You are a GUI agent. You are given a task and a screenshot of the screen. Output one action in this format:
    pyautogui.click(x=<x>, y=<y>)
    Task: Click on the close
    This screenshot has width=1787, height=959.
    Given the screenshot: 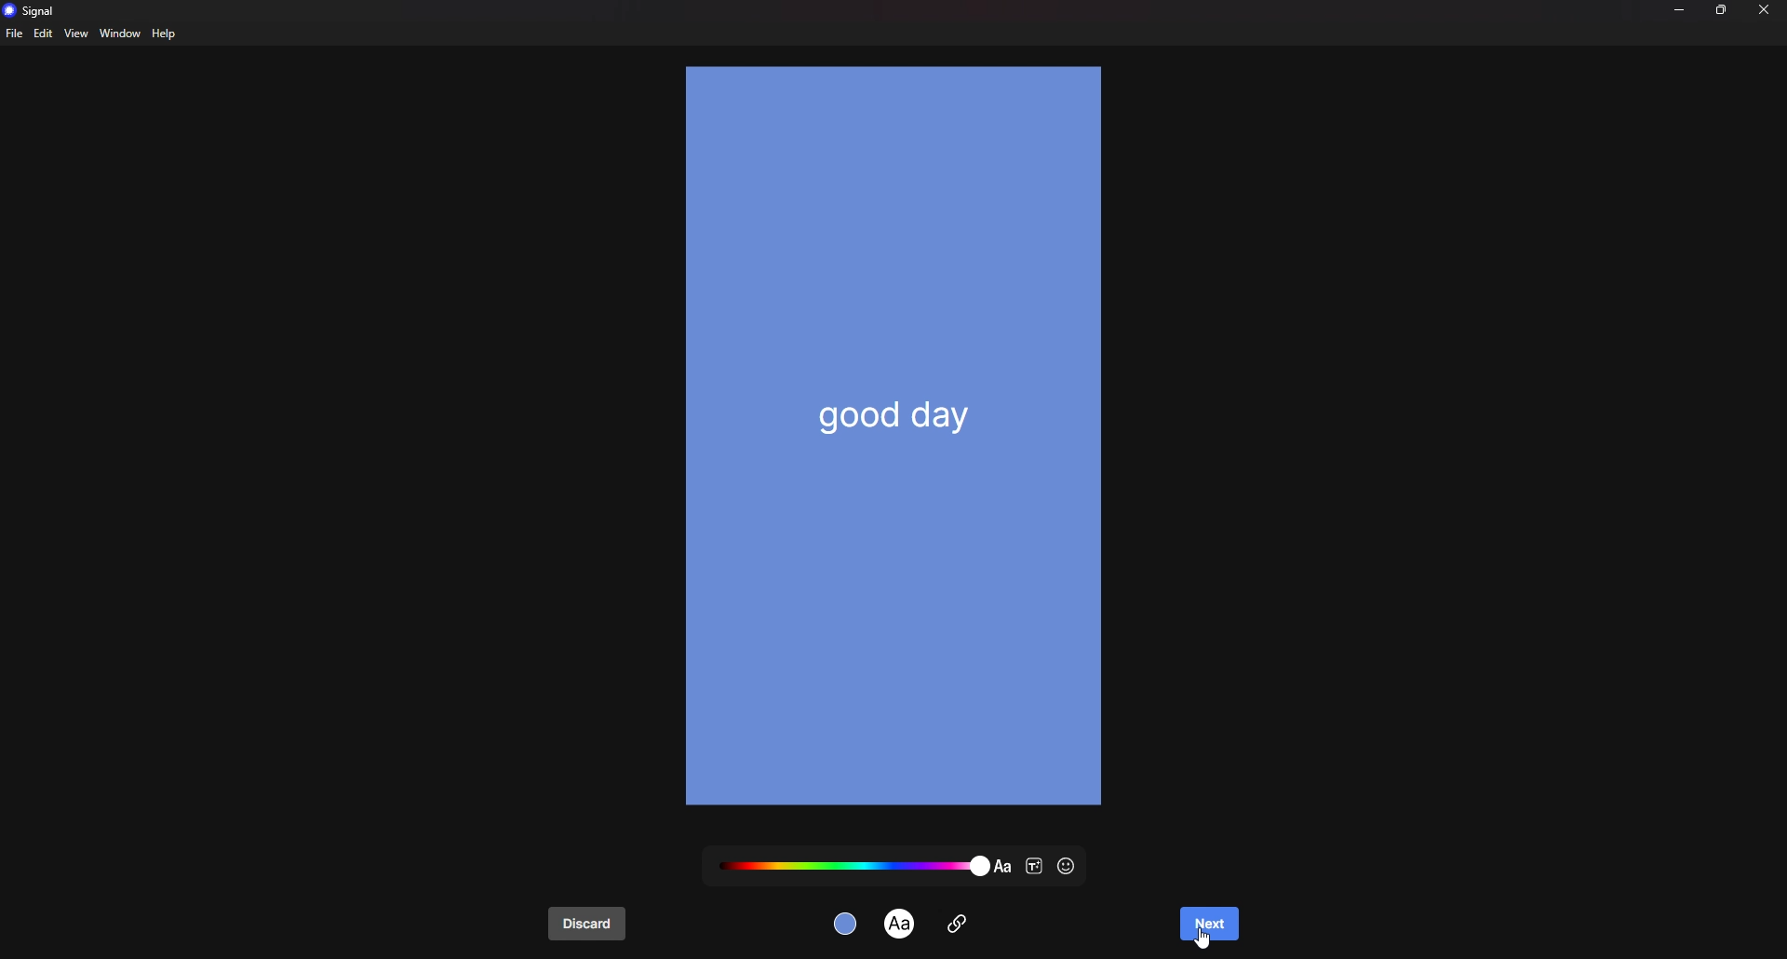 What is the action you would take?
    pyautogui.click(x=1765, y=9)
    